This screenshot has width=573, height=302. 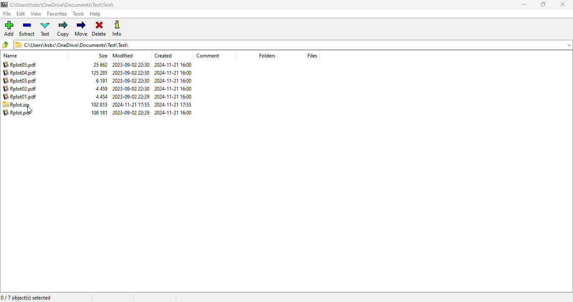 What do you see at coordinates (74, 44) in the screenshot?
I see `C:\Users\hsbc\OneDrive\Documents\ Test\ Test\` at bounding box center [74, 44].